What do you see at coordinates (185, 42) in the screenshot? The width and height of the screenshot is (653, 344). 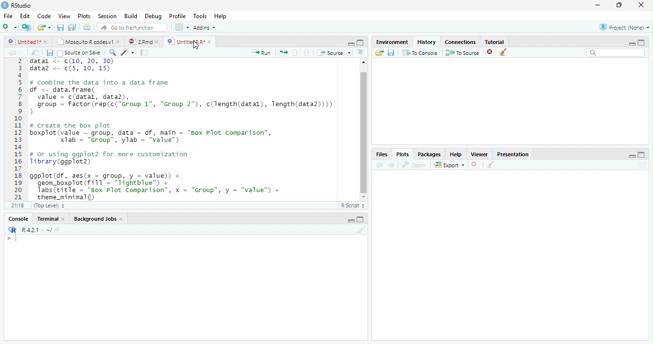 I see `UntitledR.R*` at bounding box center [185, 42].